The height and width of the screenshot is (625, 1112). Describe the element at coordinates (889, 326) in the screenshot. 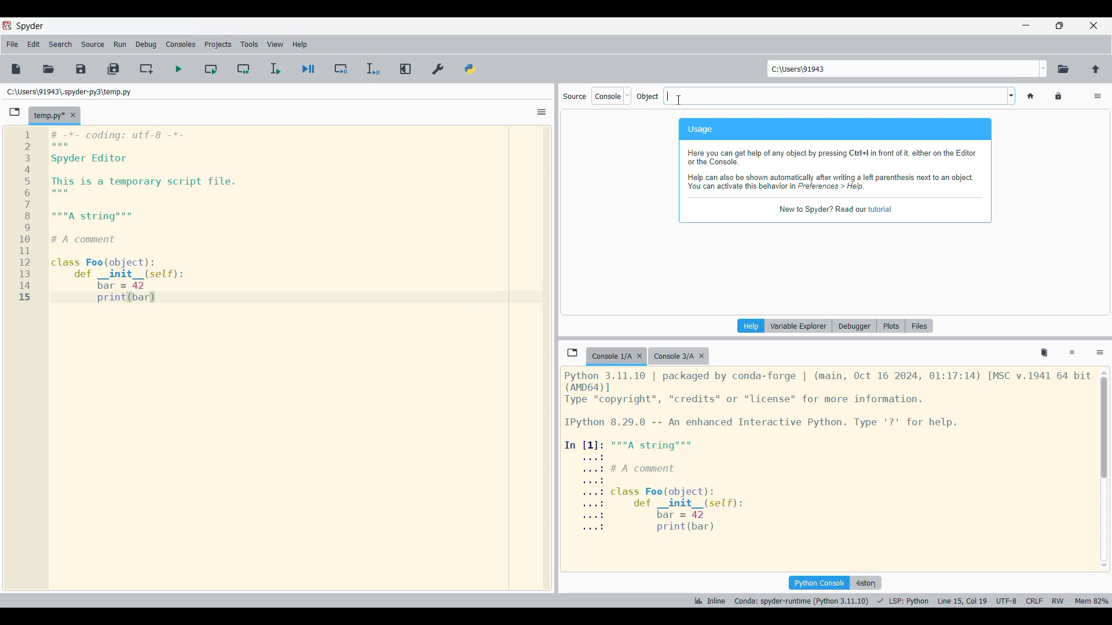

I see `Plots` at that location.